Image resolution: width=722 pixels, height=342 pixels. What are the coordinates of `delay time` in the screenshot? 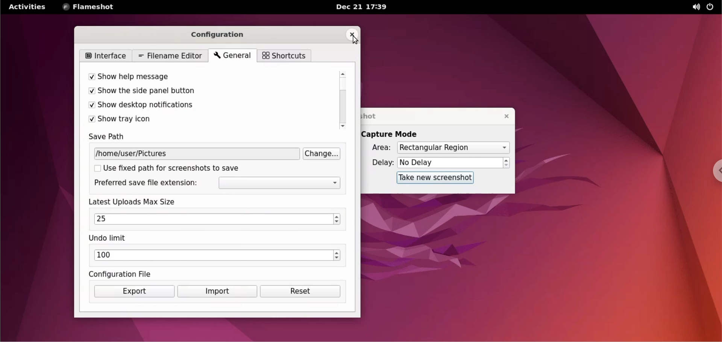 It's located at (450, 162).